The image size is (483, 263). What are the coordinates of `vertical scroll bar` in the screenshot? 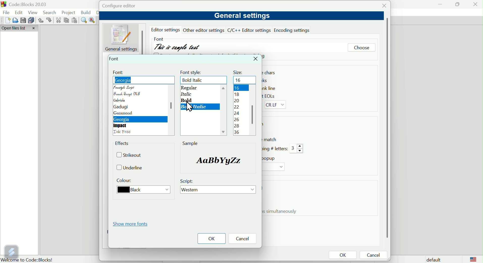 It's located at (386, 128).